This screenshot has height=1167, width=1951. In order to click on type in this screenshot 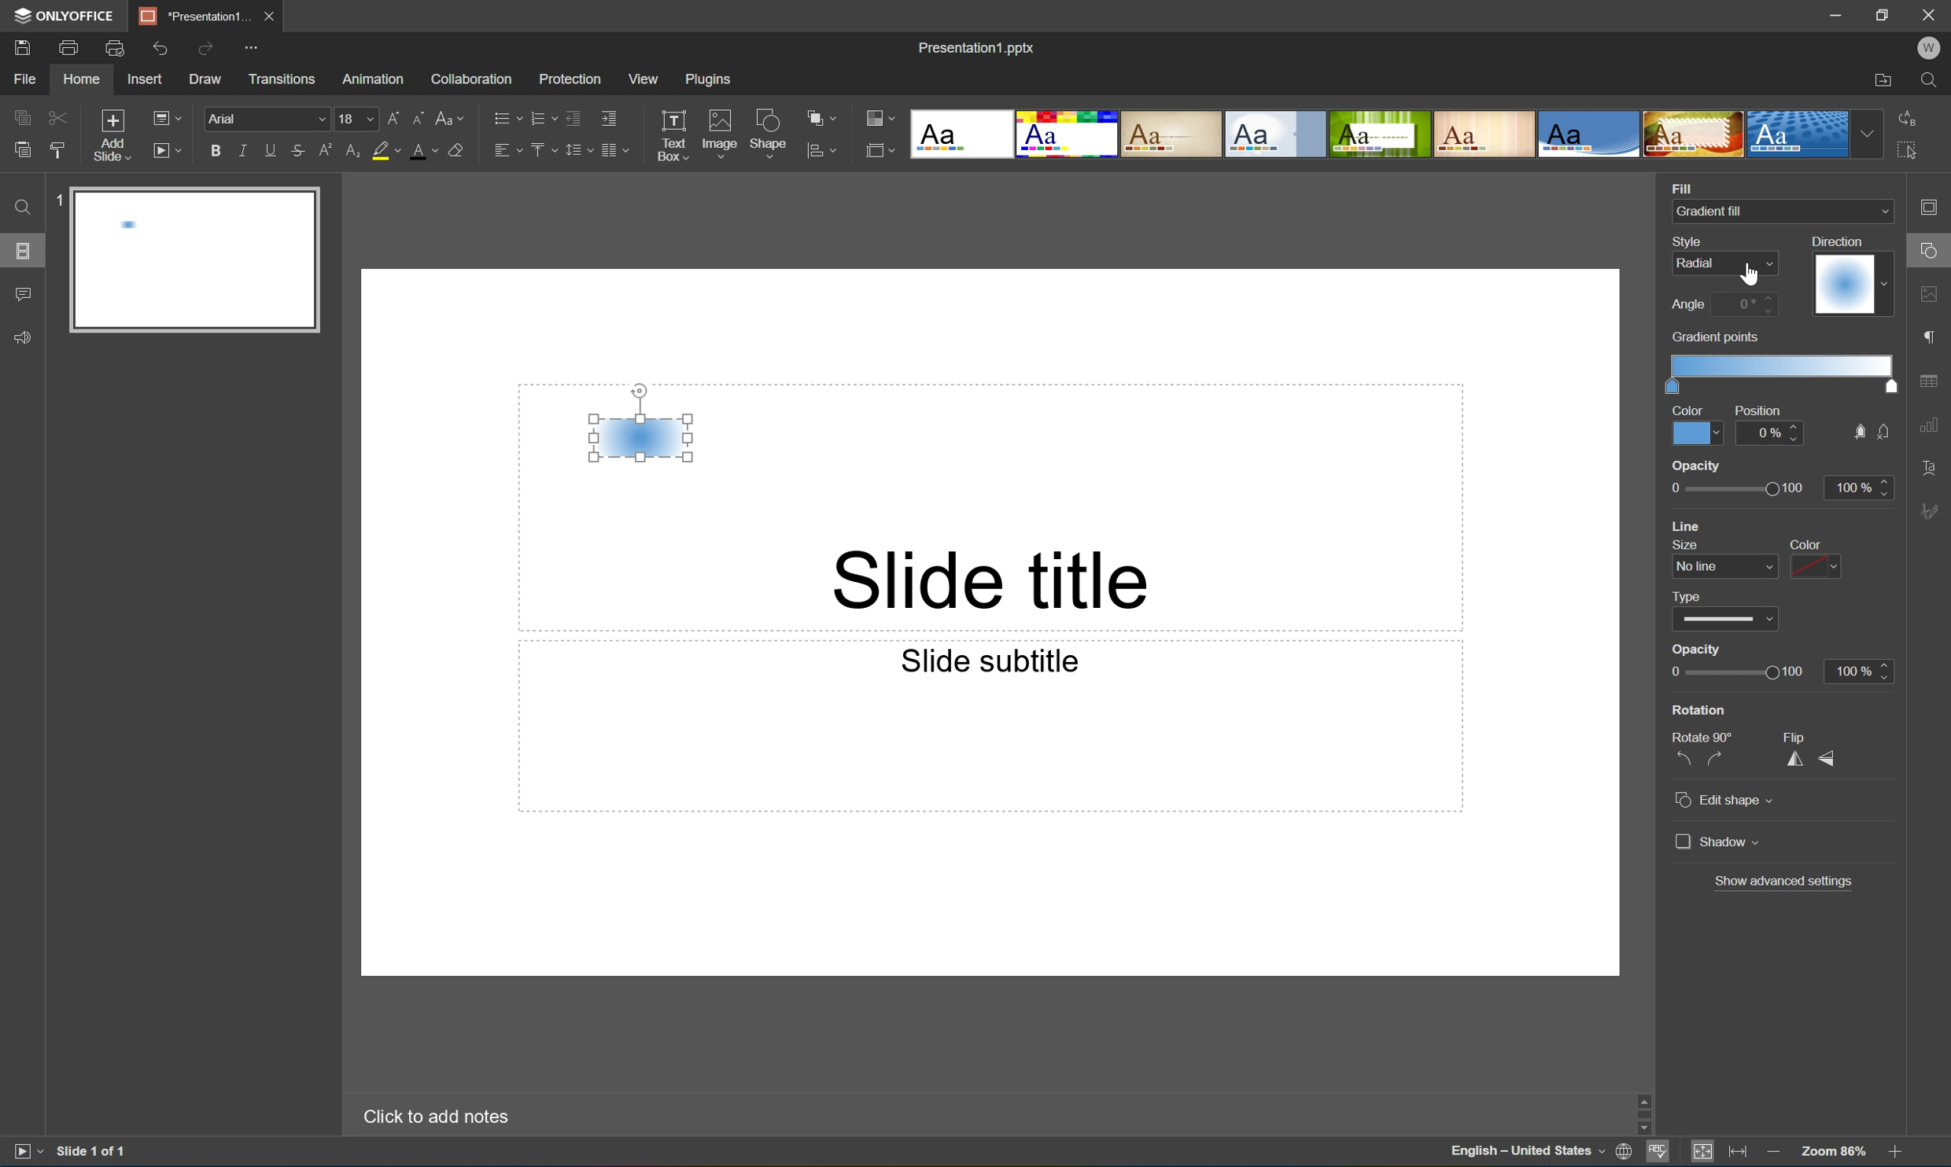, I will do `click(1693, 595)`.